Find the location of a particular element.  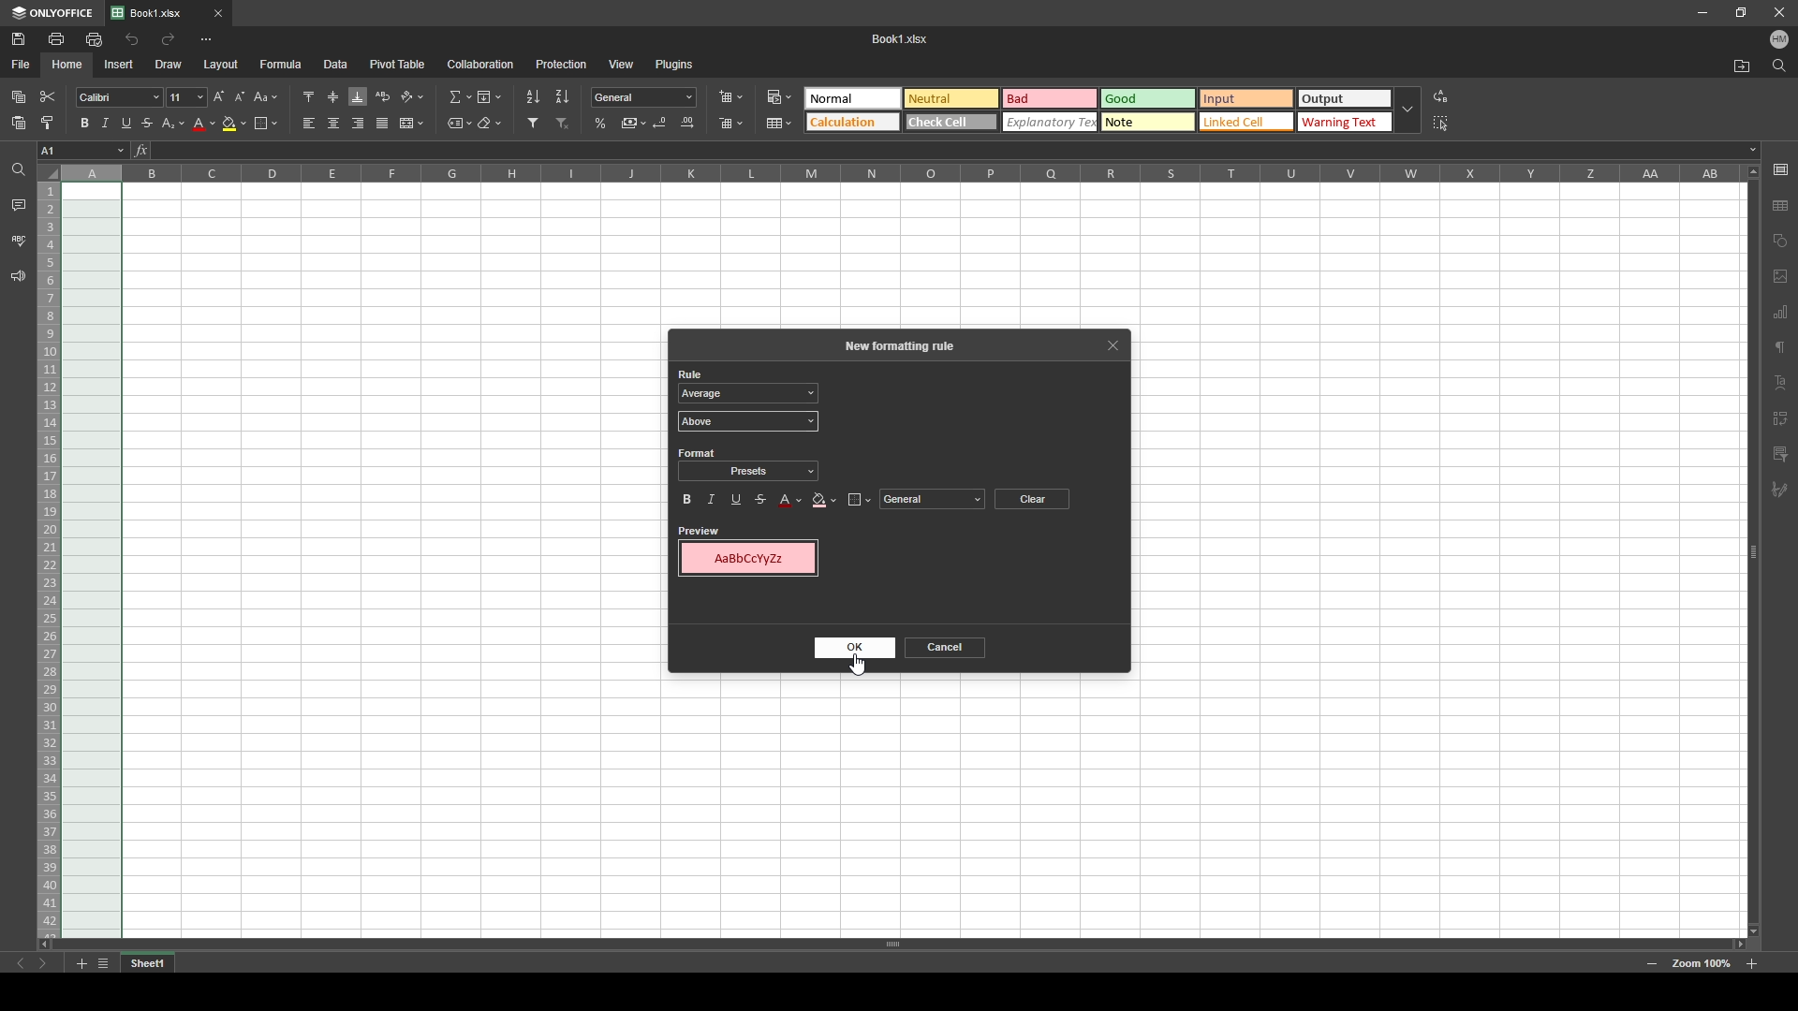

comma style is located at coordinates (634, 123).